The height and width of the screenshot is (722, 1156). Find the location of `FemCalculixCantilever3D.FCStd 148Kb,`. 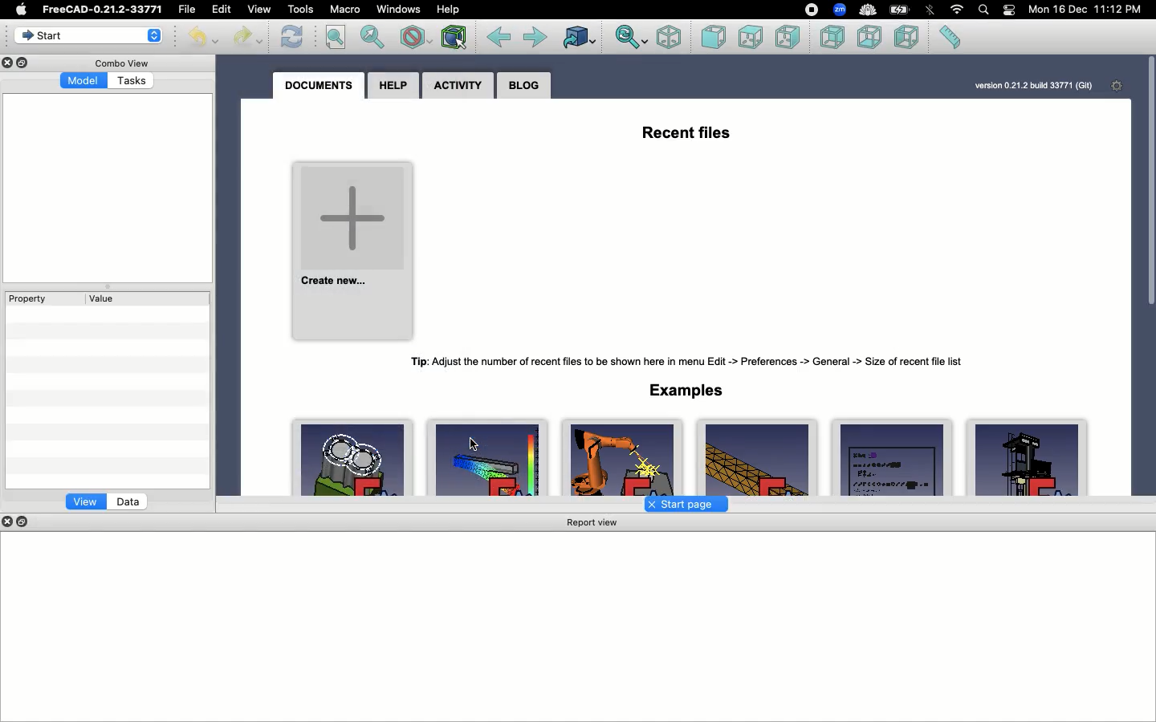

FemCalculixCantilever3D.FCStd 148Kb, is located at coordinates (490, 456).